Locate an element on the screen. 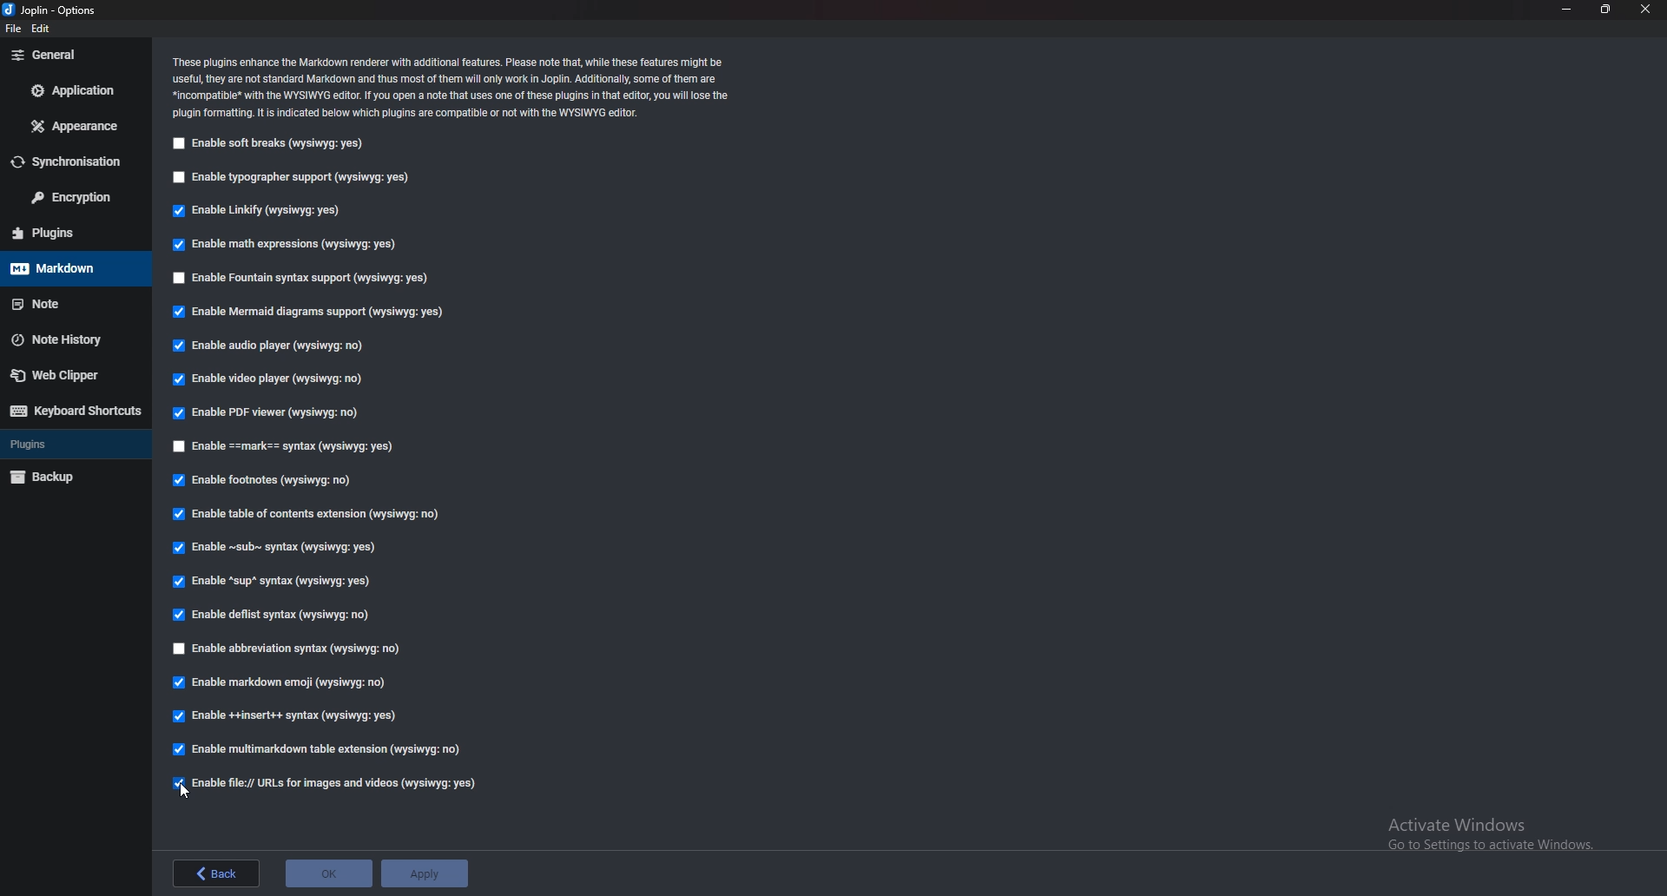  ok is located at coordinates (327, 872).